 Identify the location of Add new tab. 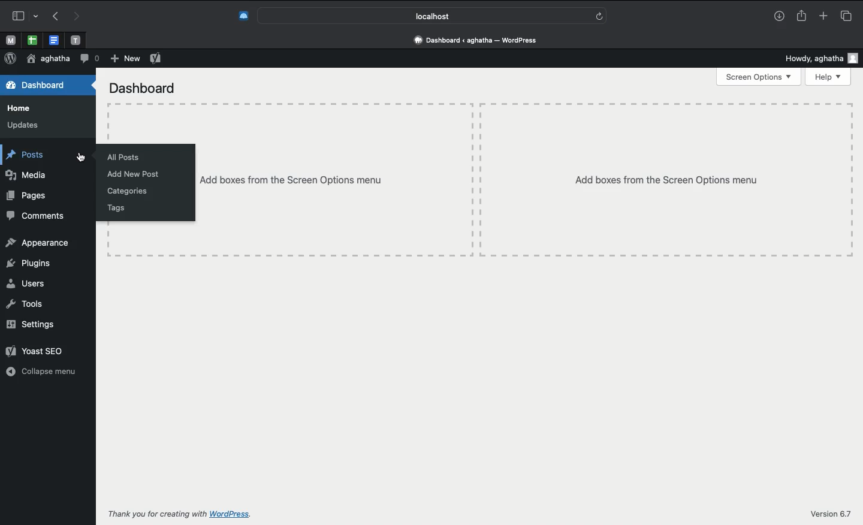
(822, 16).